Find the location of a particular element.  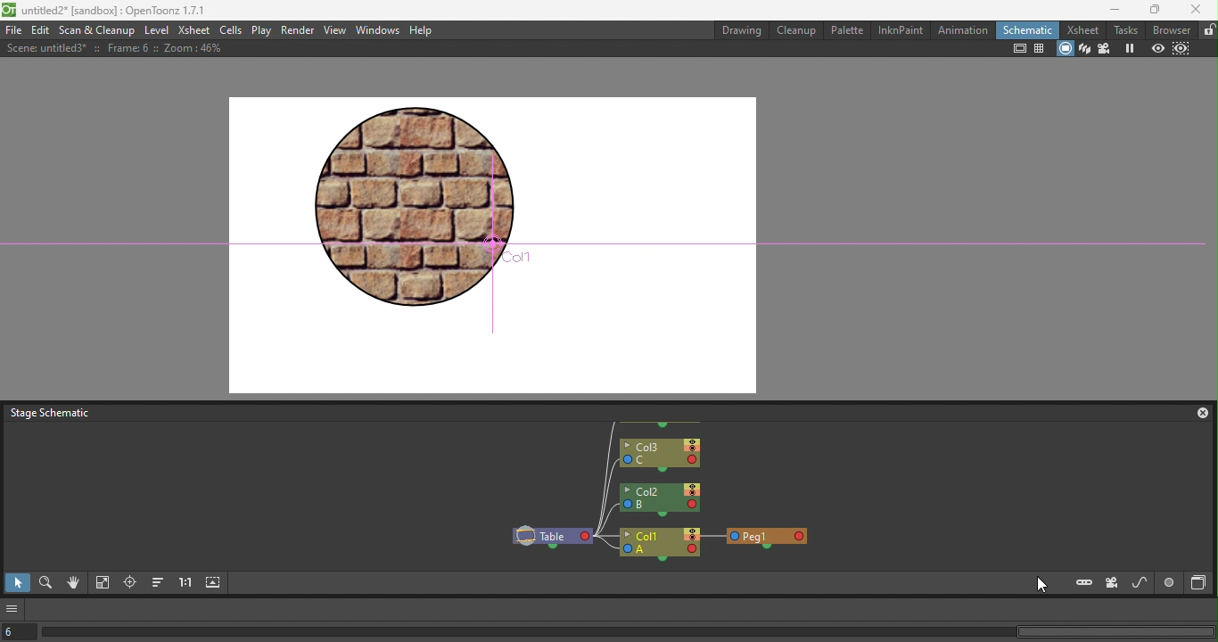

Stage schematic is located at coordinates (52, 412).